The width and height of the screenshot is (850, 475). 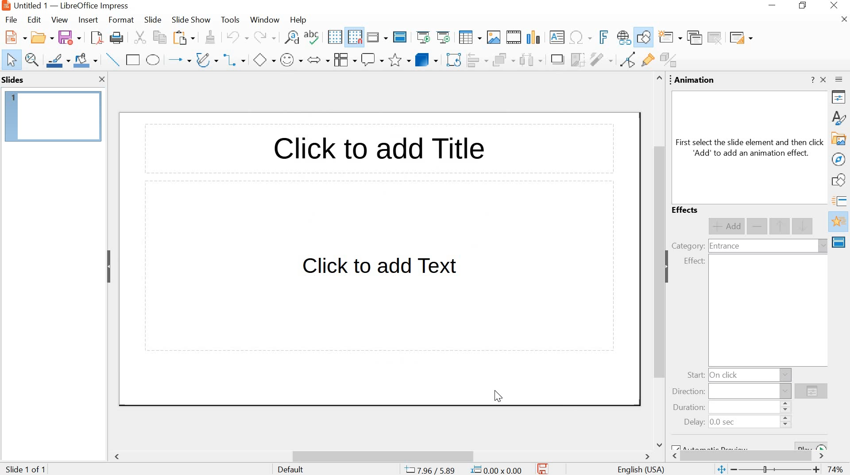 I want to click on display grid, so click(x=334, y=37).